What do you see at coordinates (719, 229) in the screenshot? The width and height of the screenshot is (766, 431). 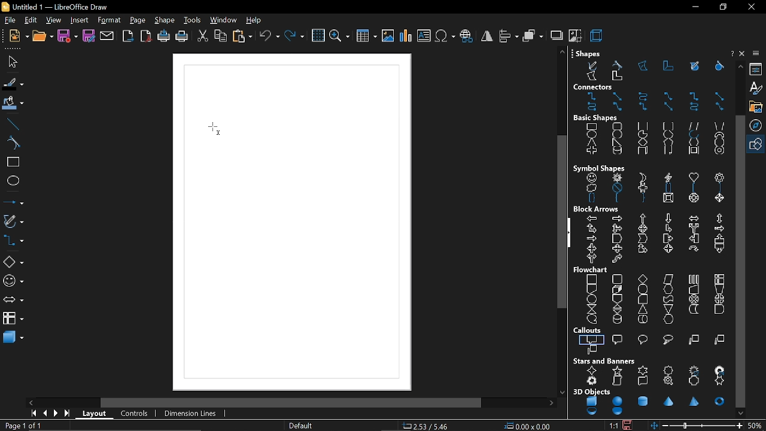 I see `striped right arrow` at bounding box center [719, 229].